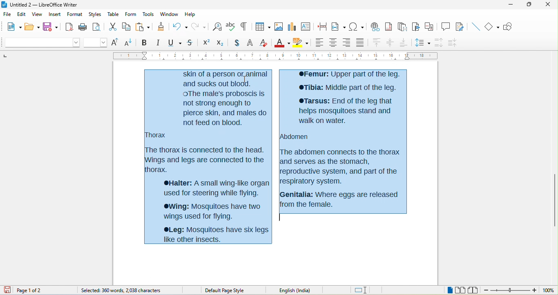 Image resolution: width=558 pixels, height=295 pixels. What do you see at coordinates (112, 27) in the screenshot?
I see `cut` at bounding box center [112, 27].